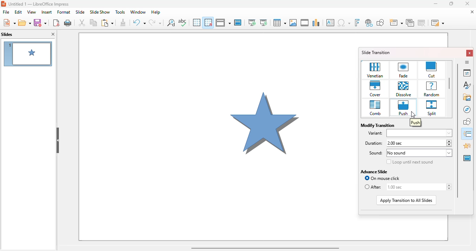  I want to click on slide 1, so click(28, 54).